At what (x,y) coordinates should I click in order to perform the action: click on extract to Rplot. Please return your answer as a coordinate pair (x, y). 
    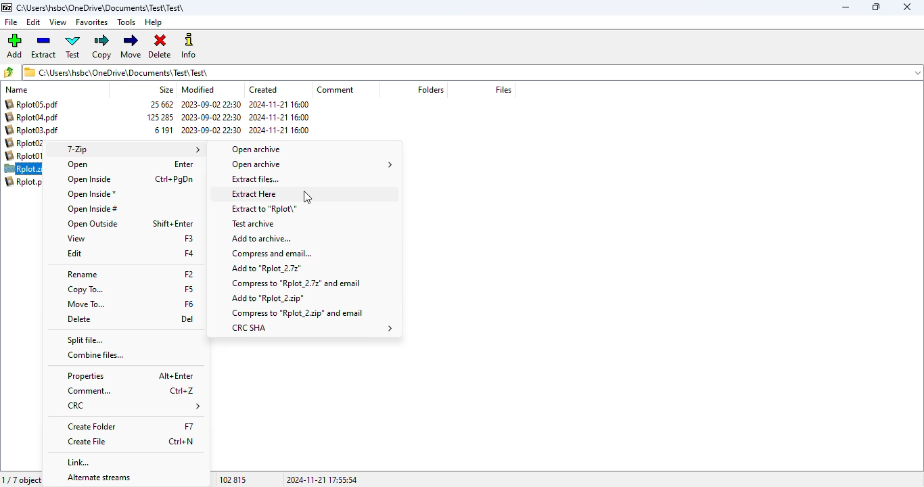
    Looking at the image, I should click on (264, 208).